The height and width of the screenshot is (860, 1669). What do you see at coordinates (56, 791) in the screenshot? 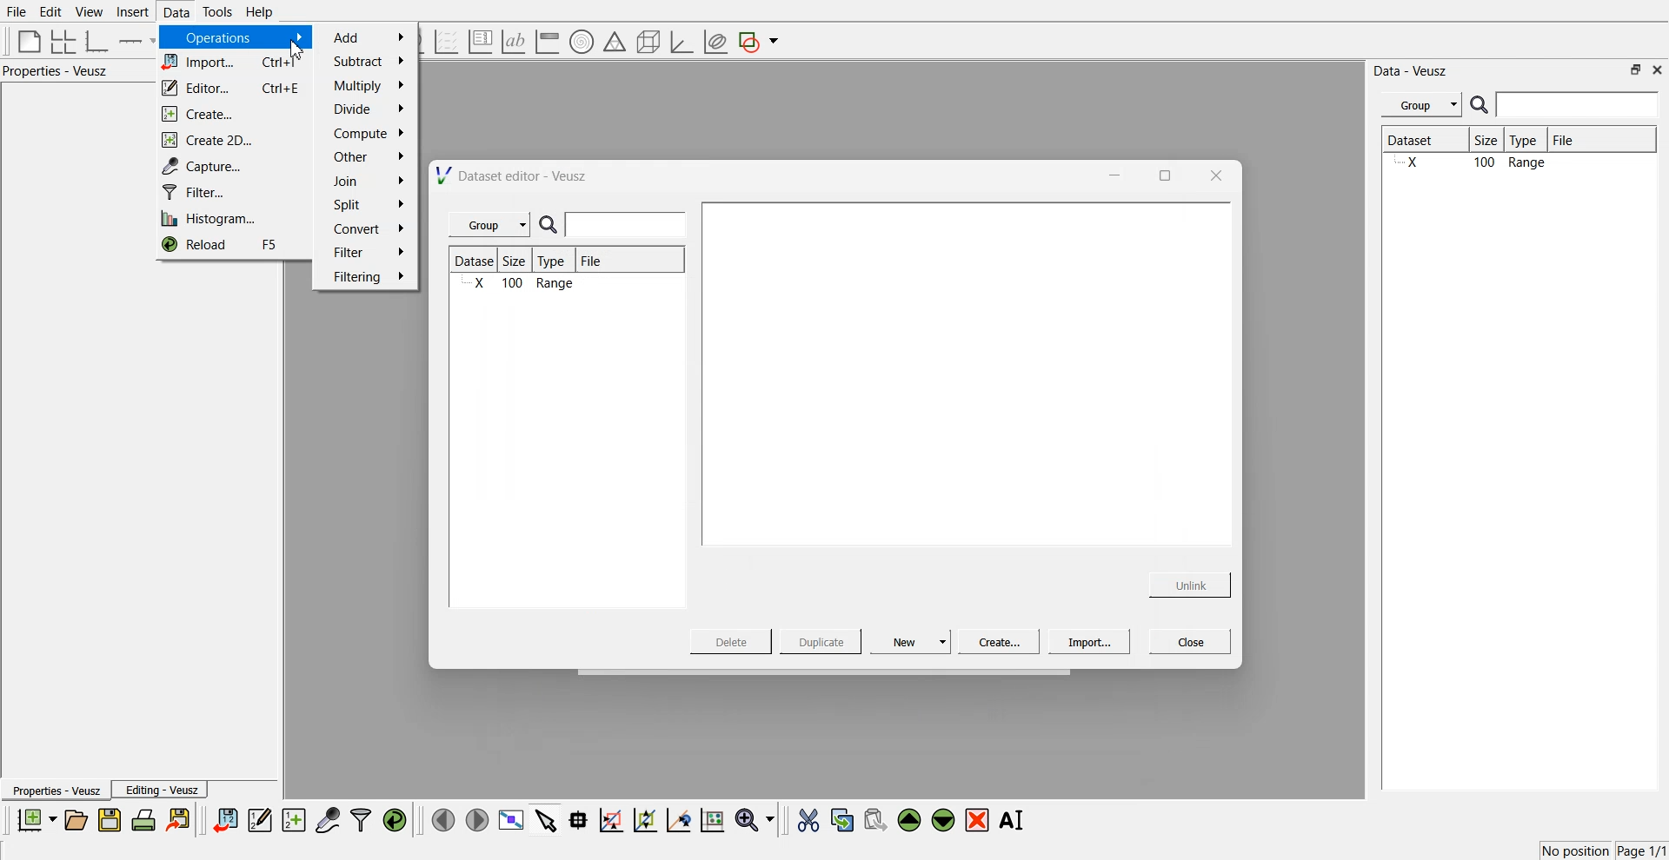
I see `Properties - Veusz` at bounding box center [56, 791].